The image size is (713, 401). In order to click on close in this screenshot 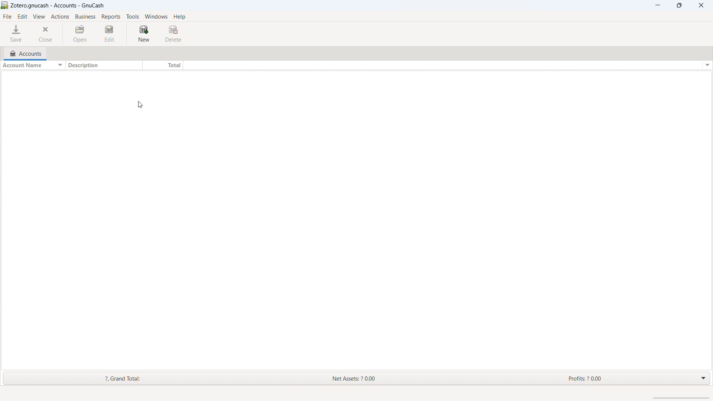, I will do `click(701, 5)`.